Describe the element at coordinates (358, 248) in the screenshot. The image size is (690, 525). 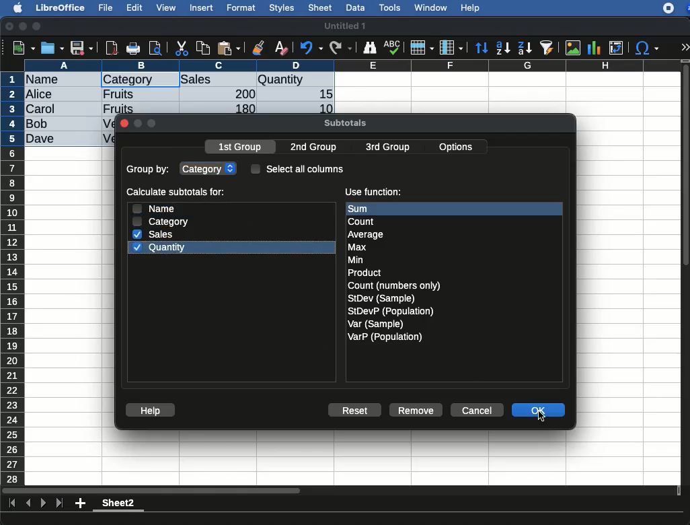
I see `Max` at that location.